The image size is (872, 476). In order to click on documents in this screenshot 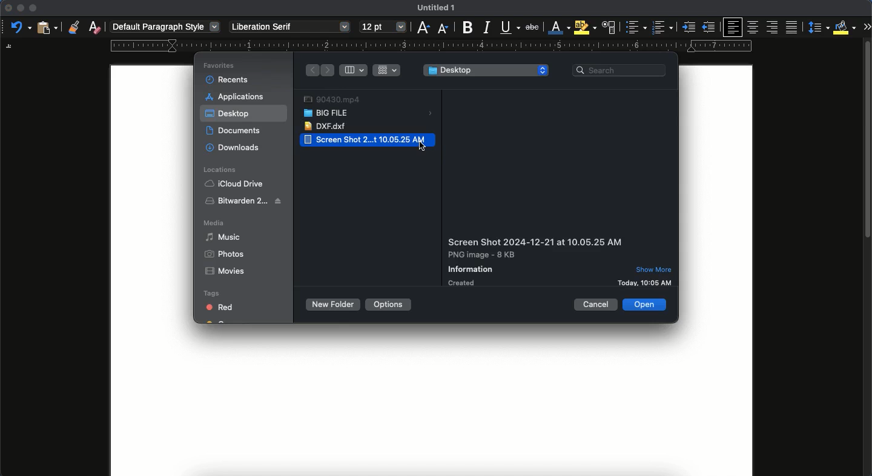, I will do `click(237, 130)`.